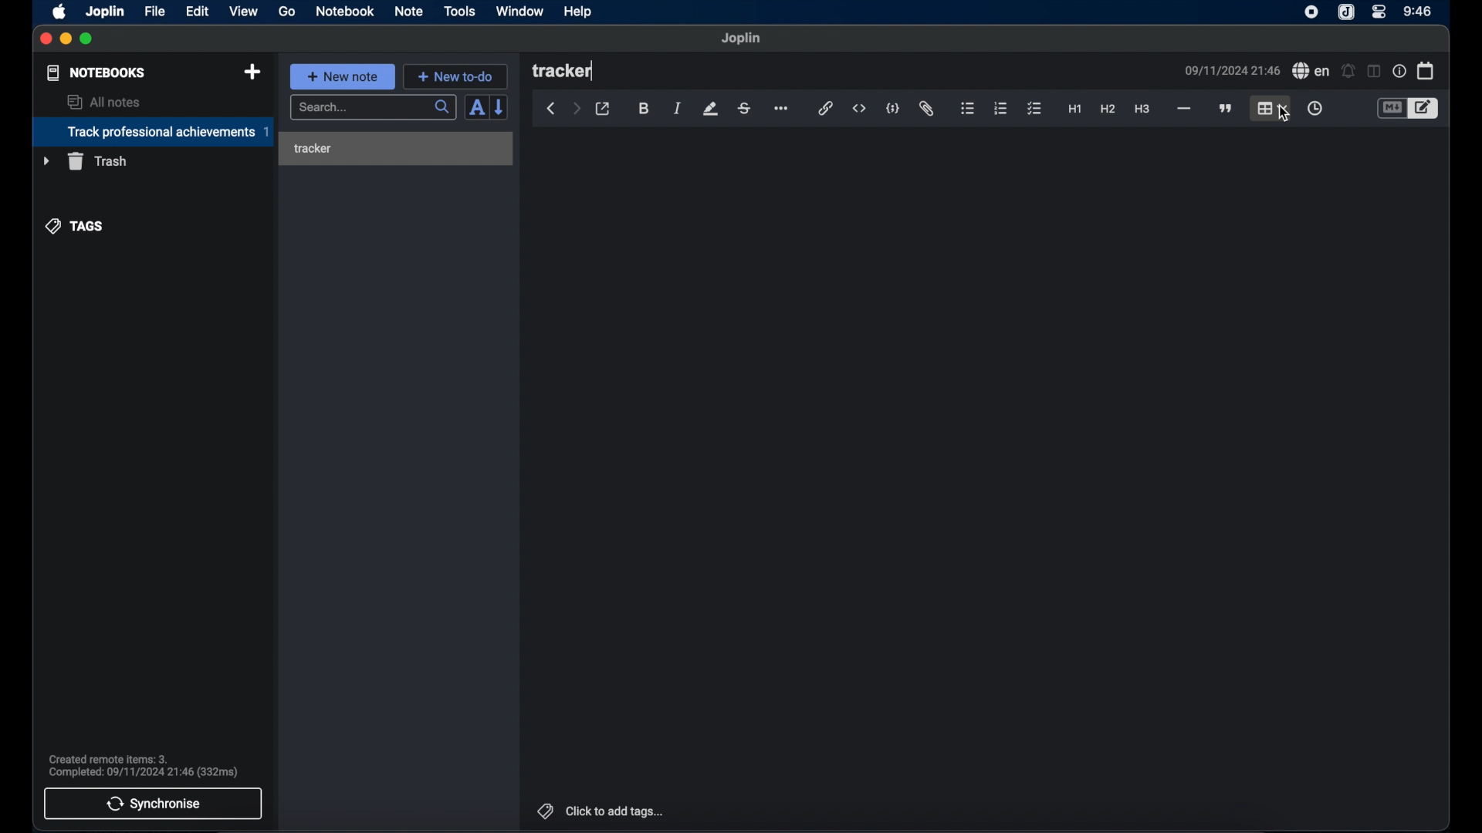  Describe the element at coordinates (1227, 108) in the screenshot. I see `block quote` at that location.